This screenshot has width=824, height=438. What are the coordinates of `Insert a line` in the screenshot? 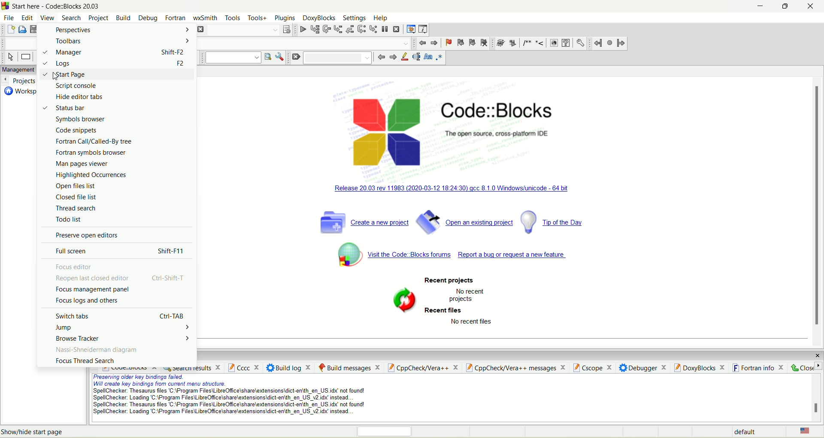 It's located at (540, 43).